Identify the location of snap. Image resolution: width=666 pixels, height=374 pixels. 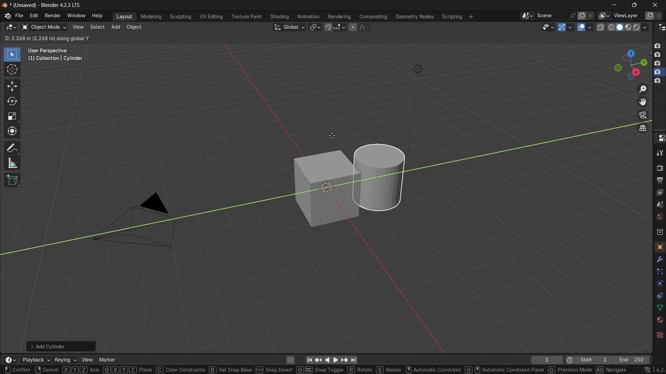
(334, 27).